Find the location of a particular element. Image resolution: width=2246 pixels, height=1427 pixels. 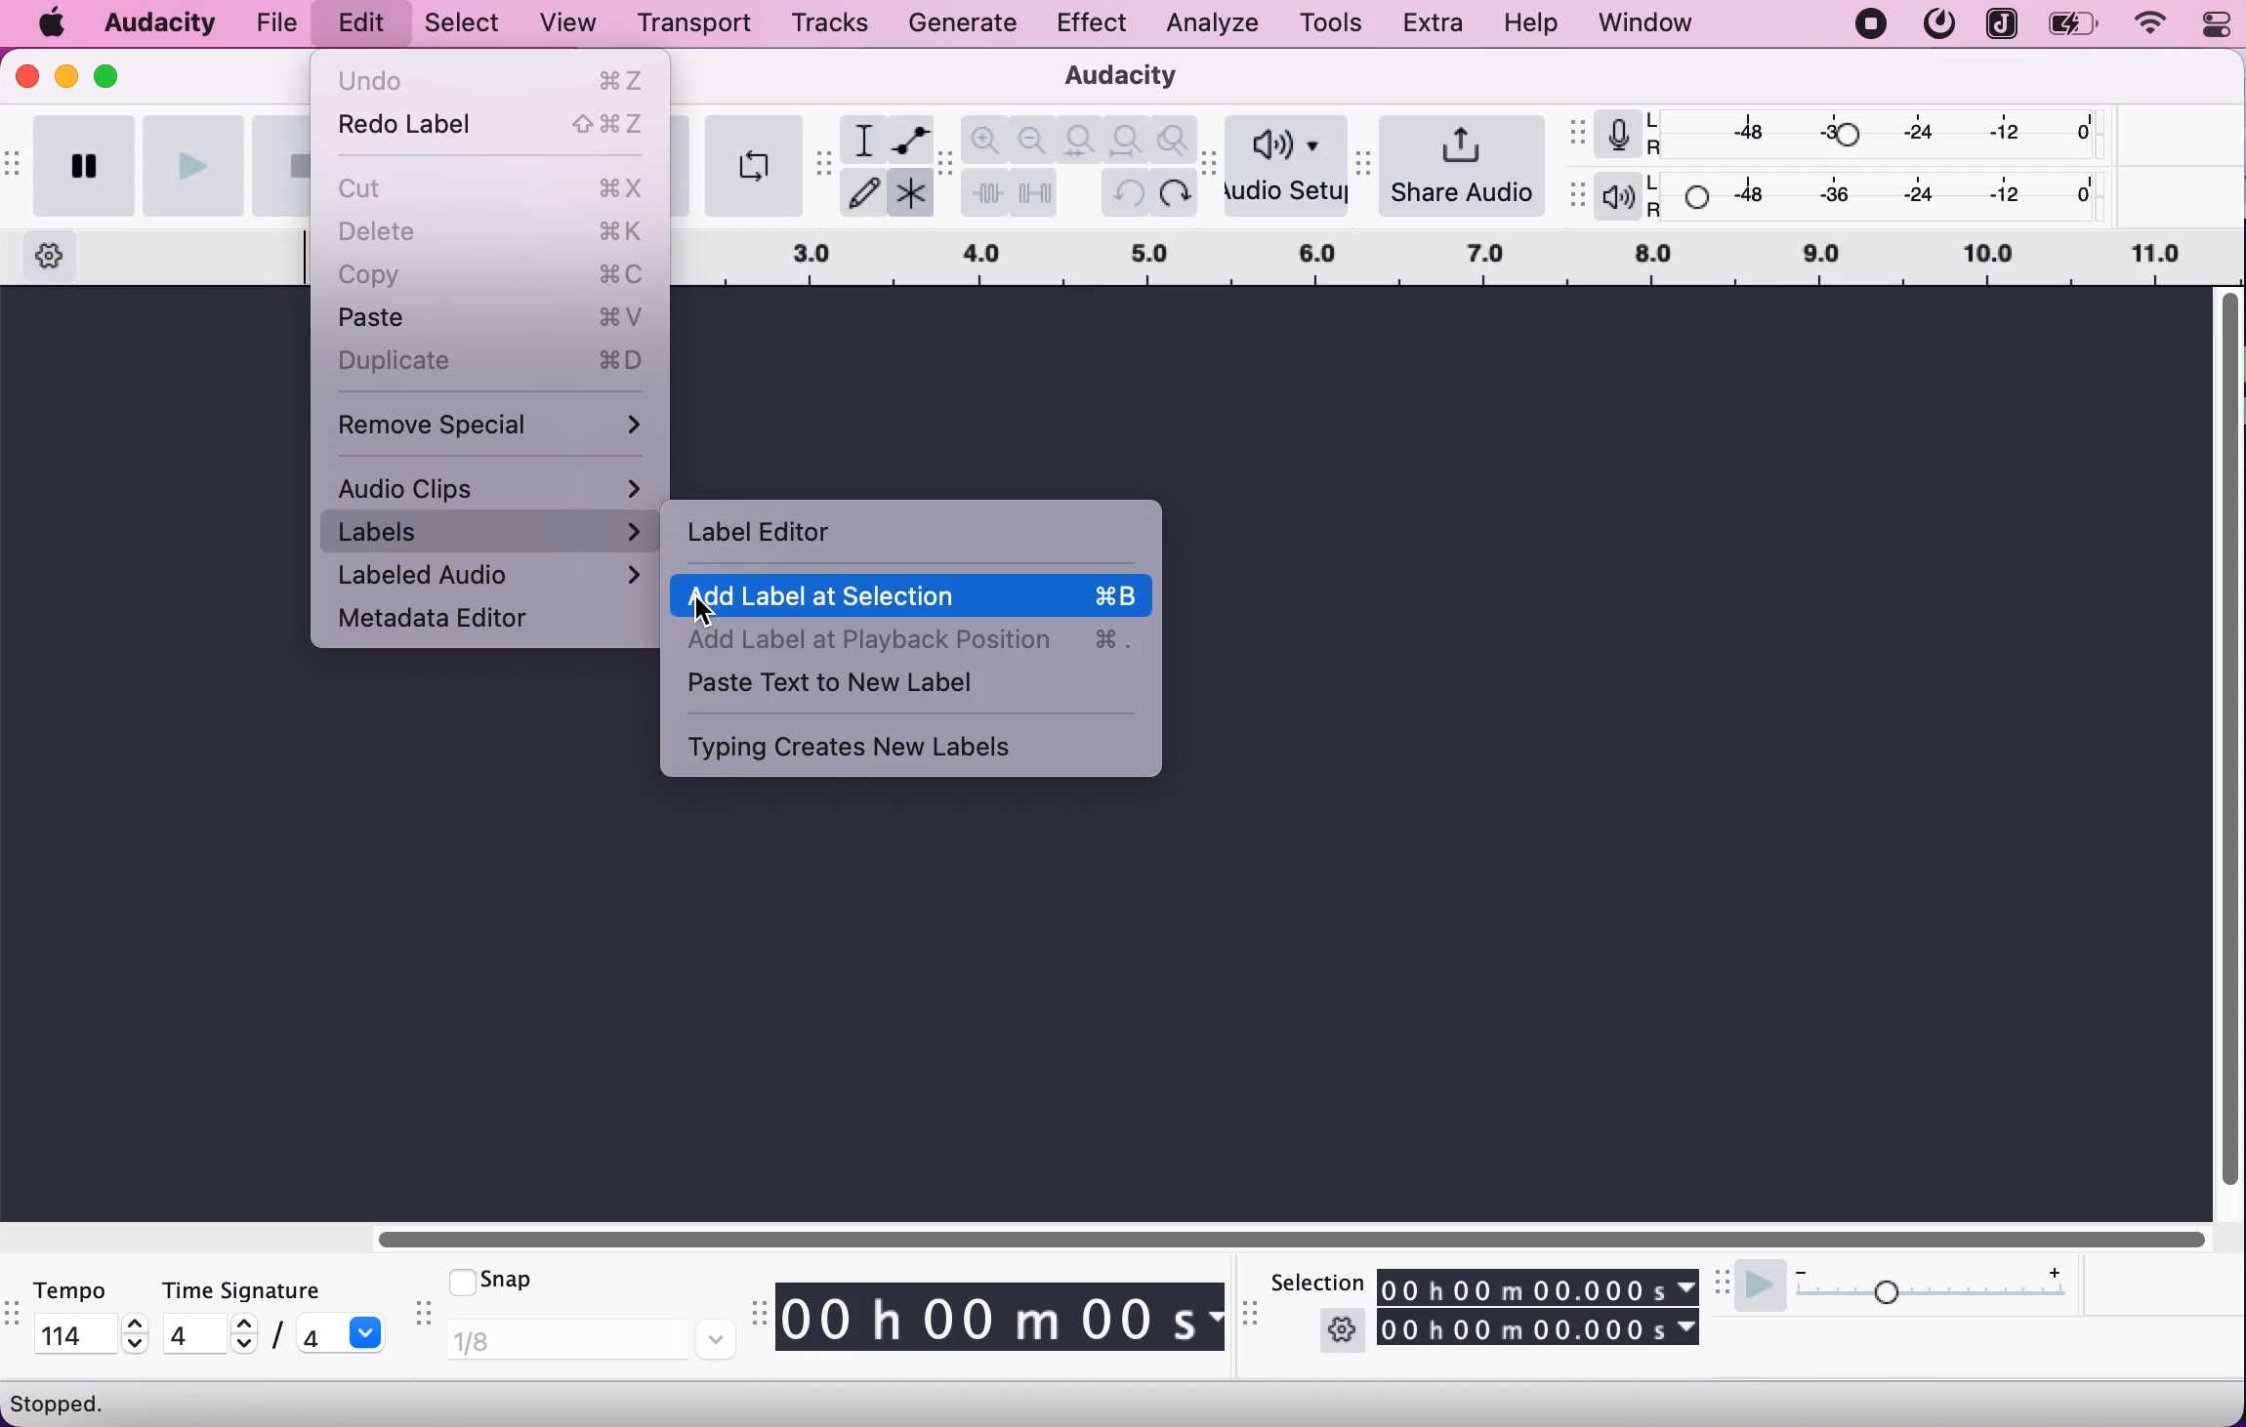

enable looping is located at coordinates (752, 165).